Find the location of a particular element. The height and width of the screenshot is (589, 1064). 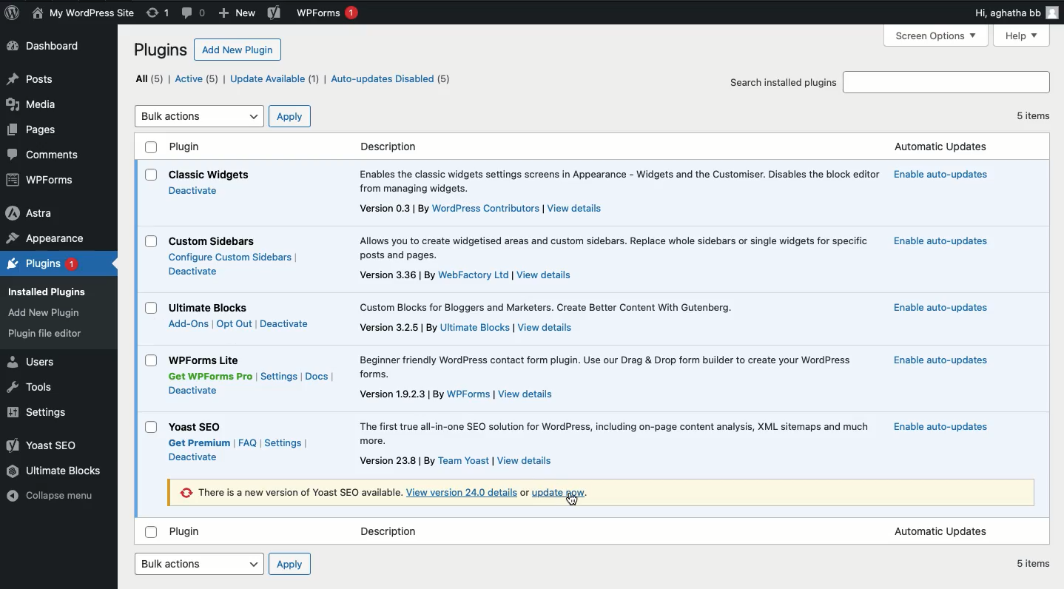

Hi user is located at coordinates (1016, 13).